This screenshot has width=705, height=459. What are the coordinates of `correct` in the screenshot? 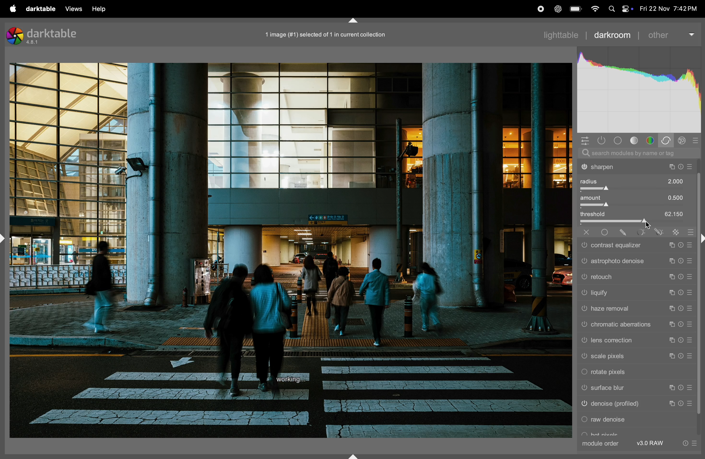 It's located at (667, 140).